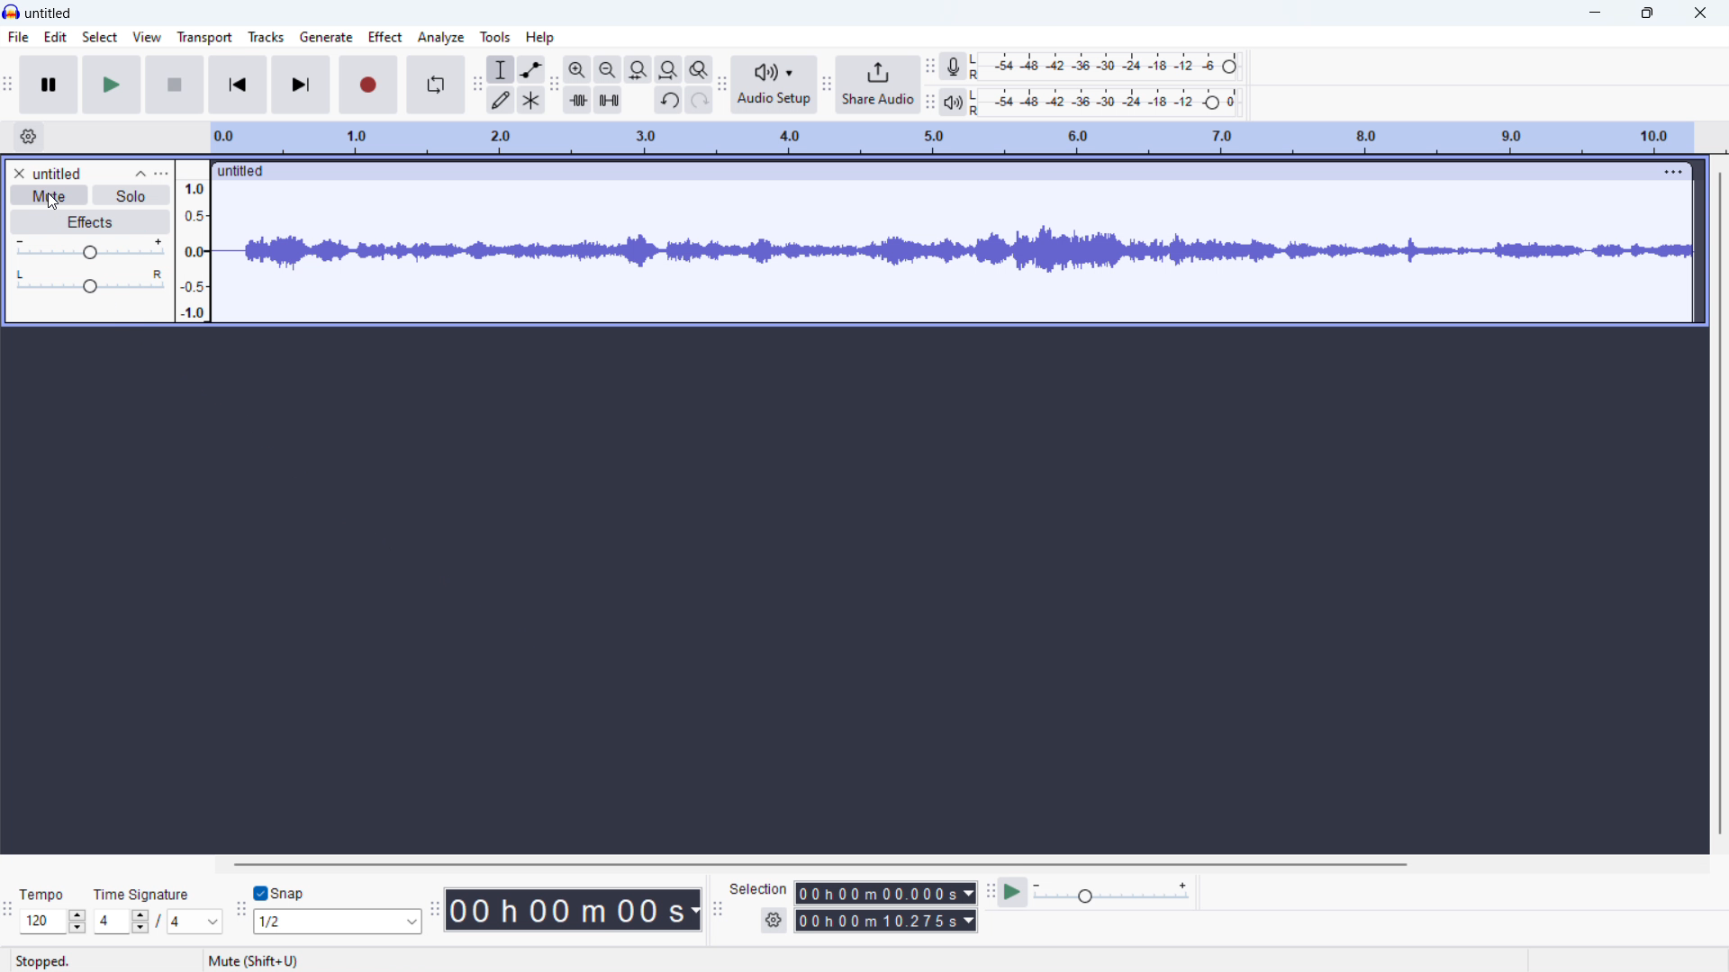  Describe the element at coordinates (759, 888) in the screenshot. I see `selection` at that location.